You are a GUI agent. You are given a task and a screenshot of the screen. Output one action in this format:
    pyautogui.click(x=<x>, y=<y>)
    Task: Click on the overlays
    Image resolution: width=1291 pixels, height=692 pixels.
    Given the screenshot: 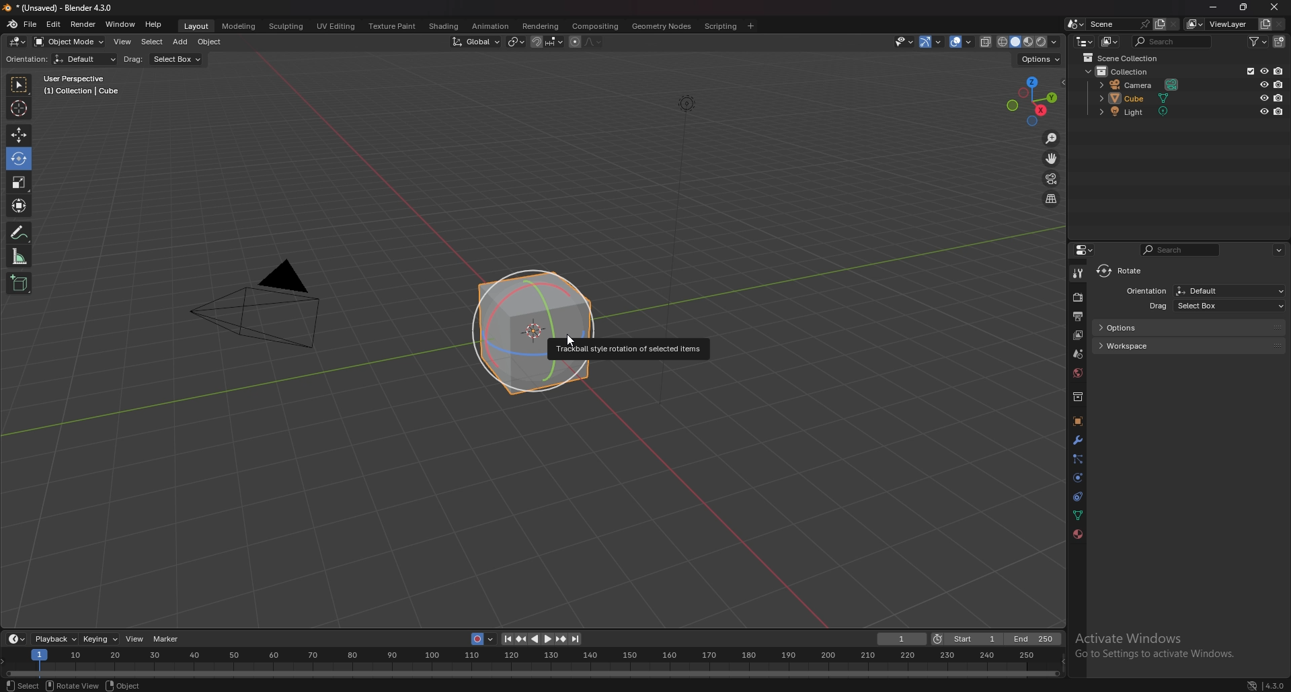 What is the action you would take?
    pyautogui.click(x=962, y=42)
    